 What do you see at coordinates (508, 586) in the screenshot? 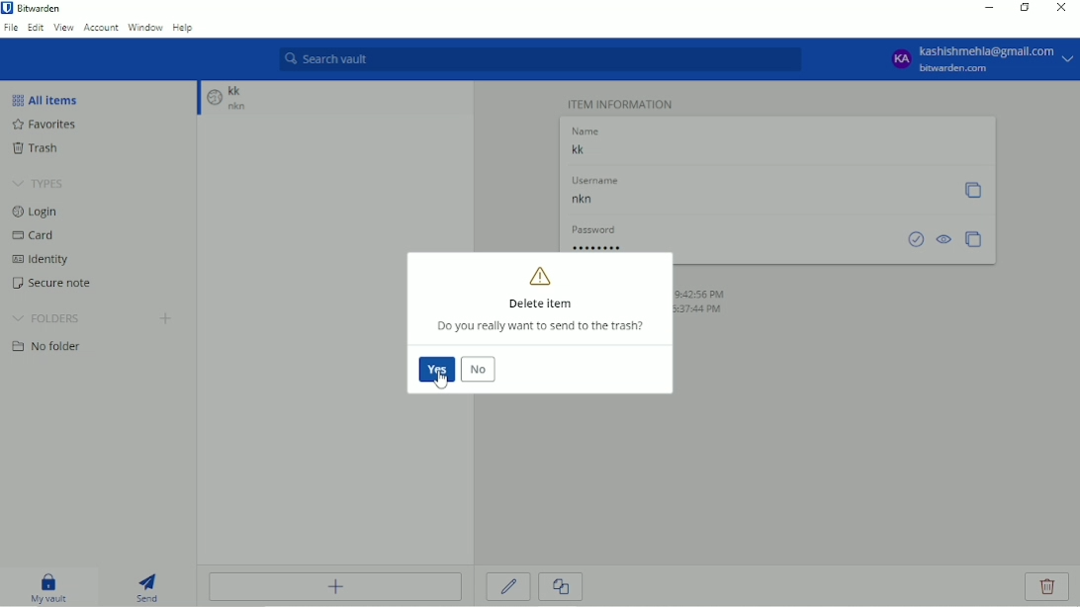
I see `Edit` at bounding box center [508, 586].